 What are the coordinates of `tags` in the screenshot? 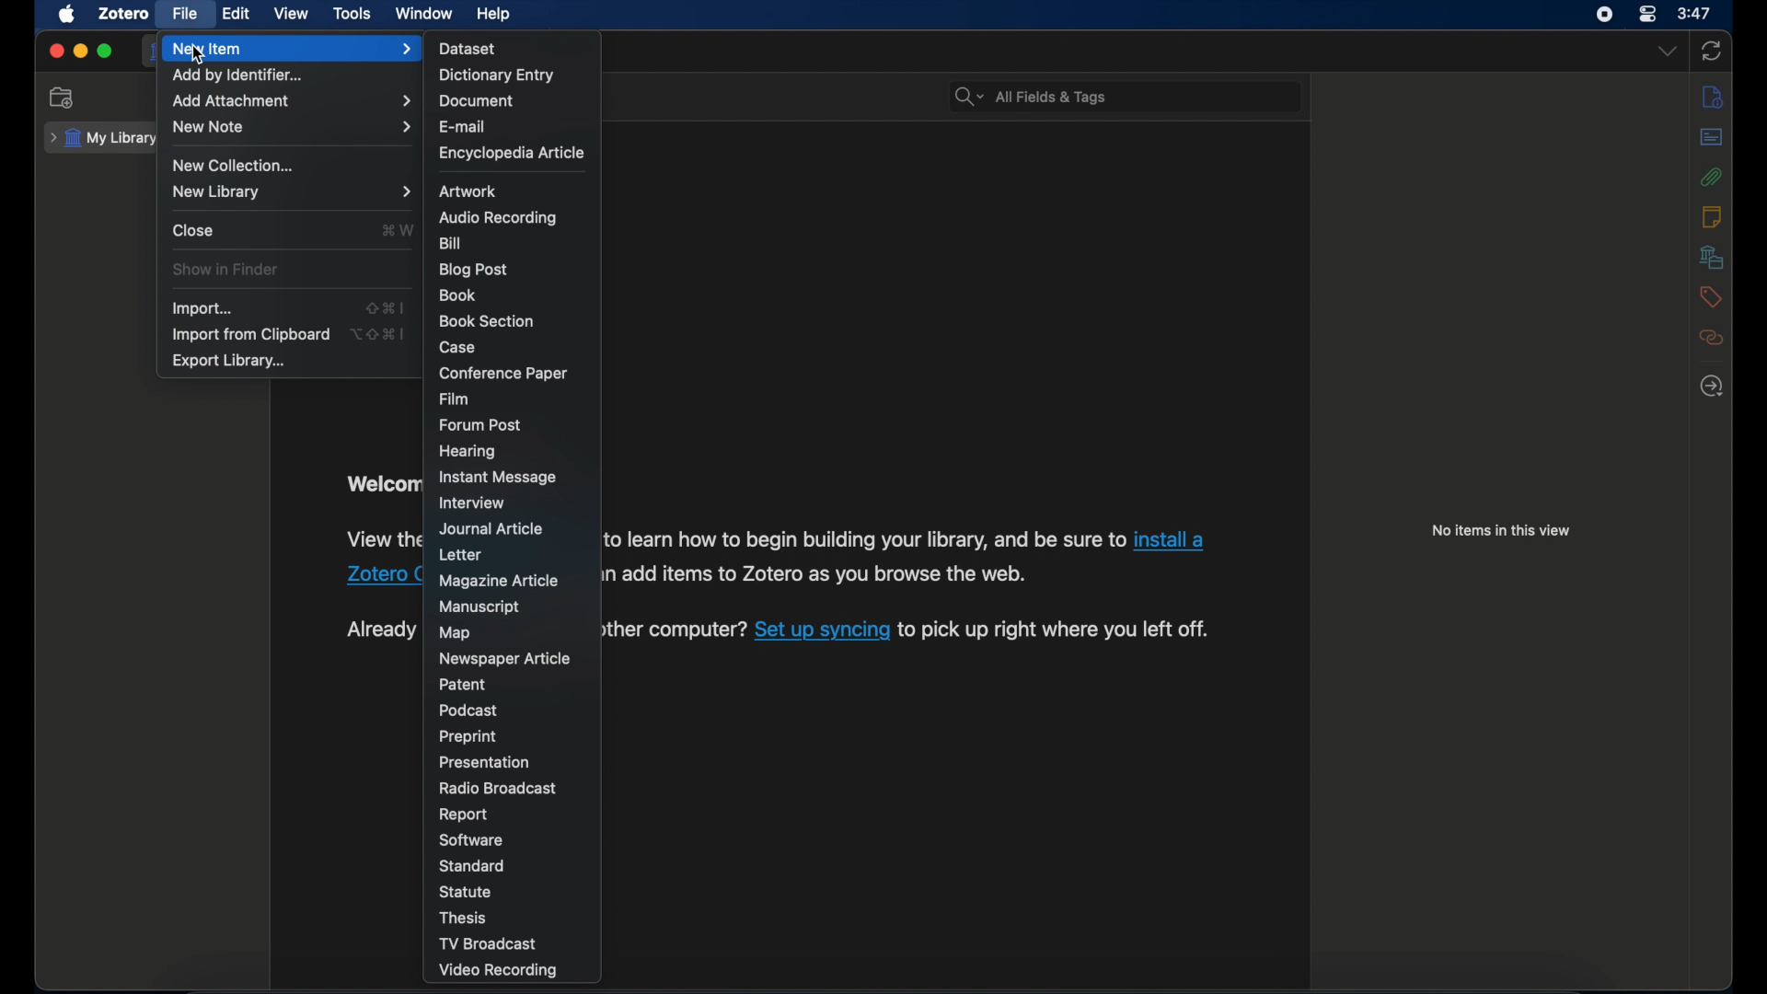 It's located at (1712, 297).